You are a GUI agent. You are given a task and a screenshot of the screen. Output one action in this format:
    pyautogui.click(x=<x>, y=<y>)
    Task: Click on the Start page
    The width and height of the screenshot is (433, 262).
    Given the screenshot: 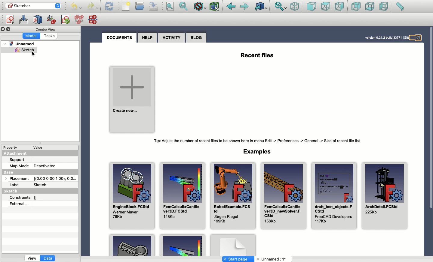 What is the action you would take?
    pyautogui.click(x=238, y=259)
    